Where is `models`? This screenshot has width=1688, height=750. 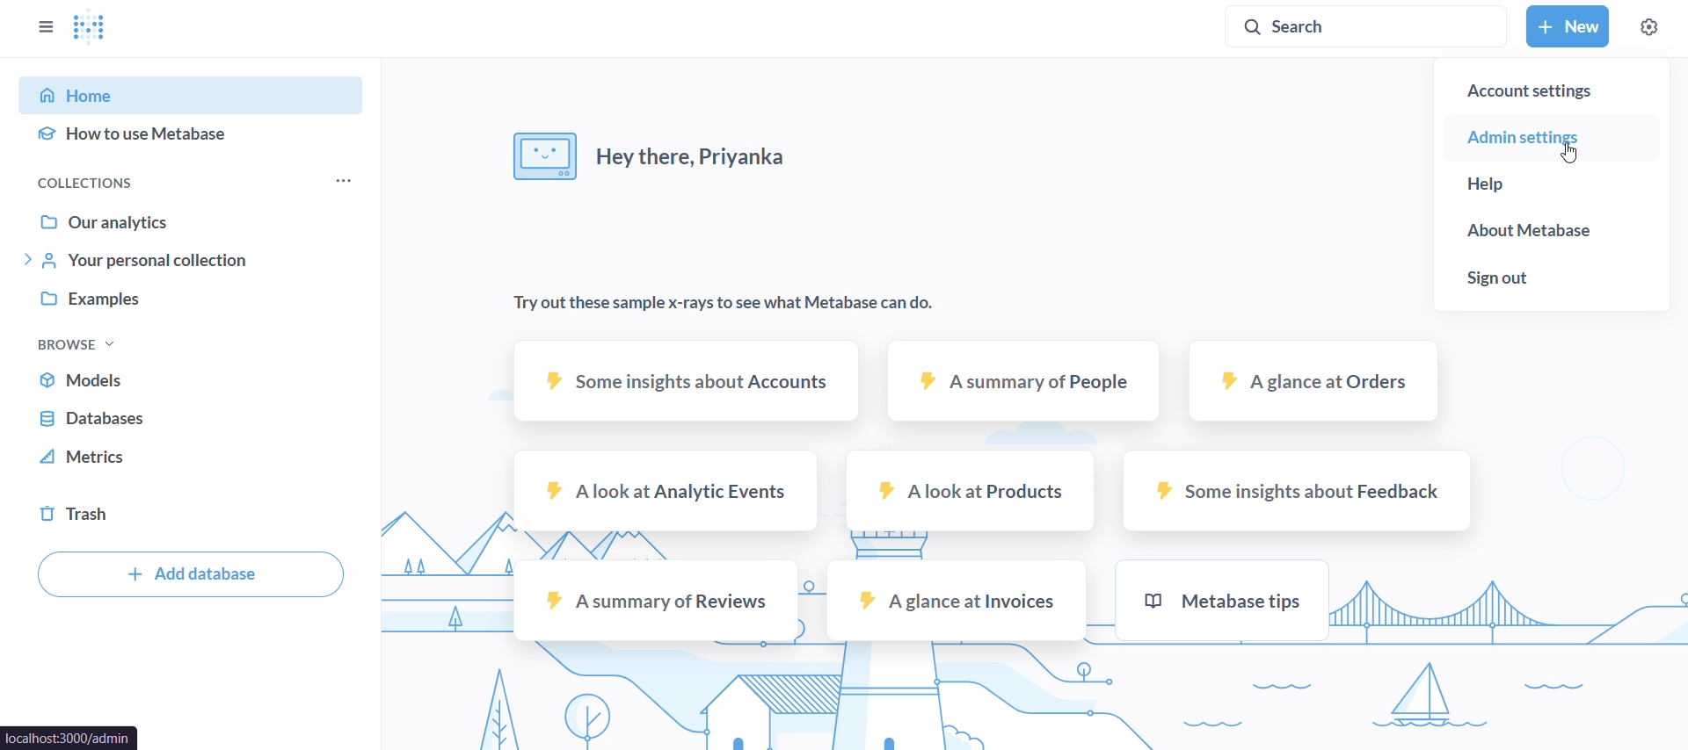
models is located at coordinates (193, 379).